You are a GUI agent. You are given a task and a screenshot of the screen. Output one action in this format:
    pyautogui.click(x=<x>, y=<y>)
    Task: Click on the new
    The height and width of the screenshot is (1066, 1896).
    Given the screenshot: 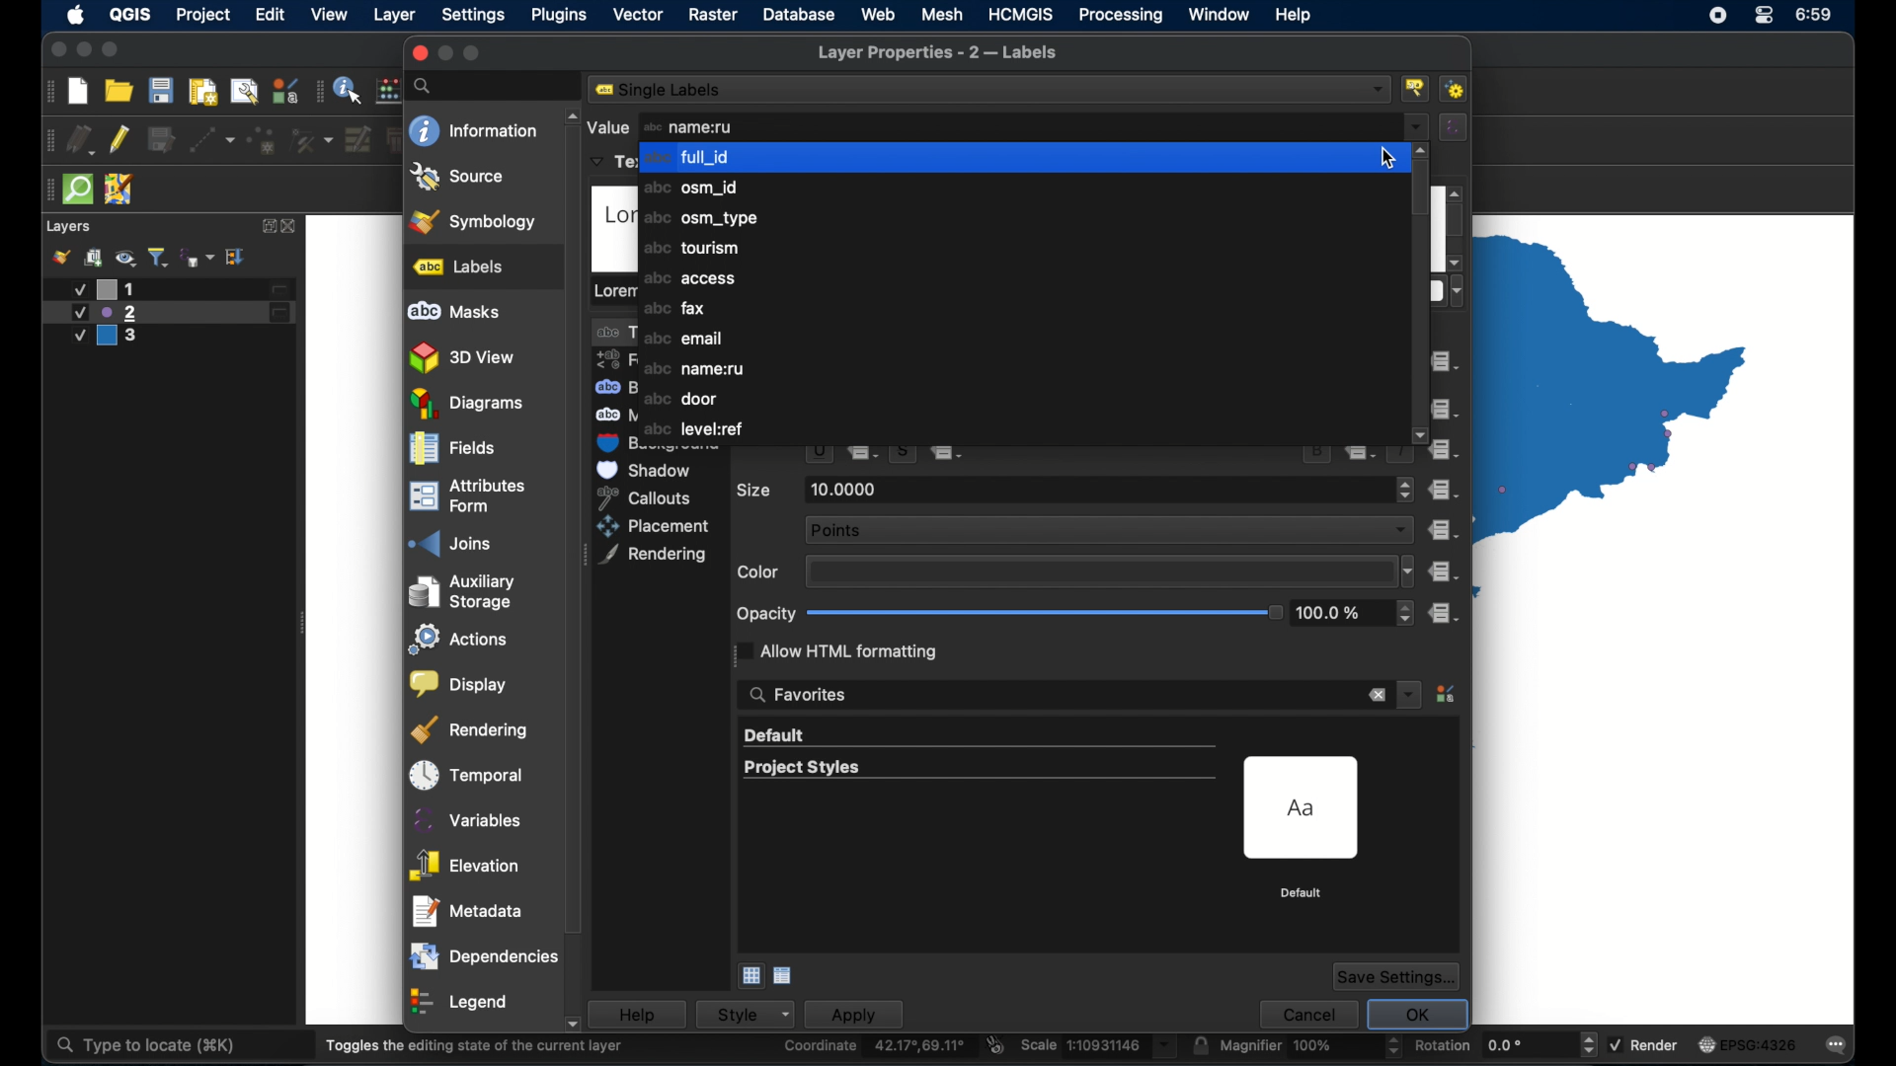 What is the action you would take?
    pyautogui.click(x=77, y=93)
    